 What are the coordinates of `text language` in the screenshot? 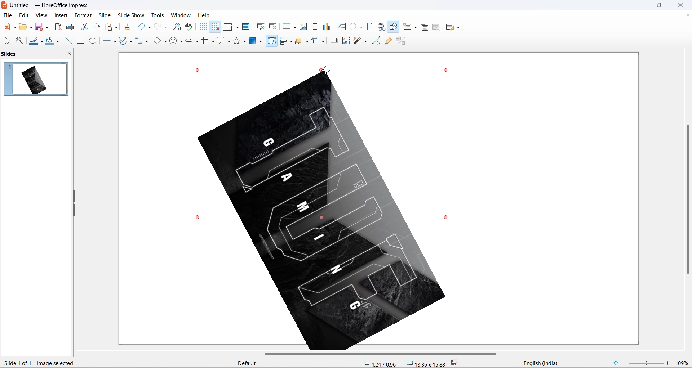 It's located at (558, 363).